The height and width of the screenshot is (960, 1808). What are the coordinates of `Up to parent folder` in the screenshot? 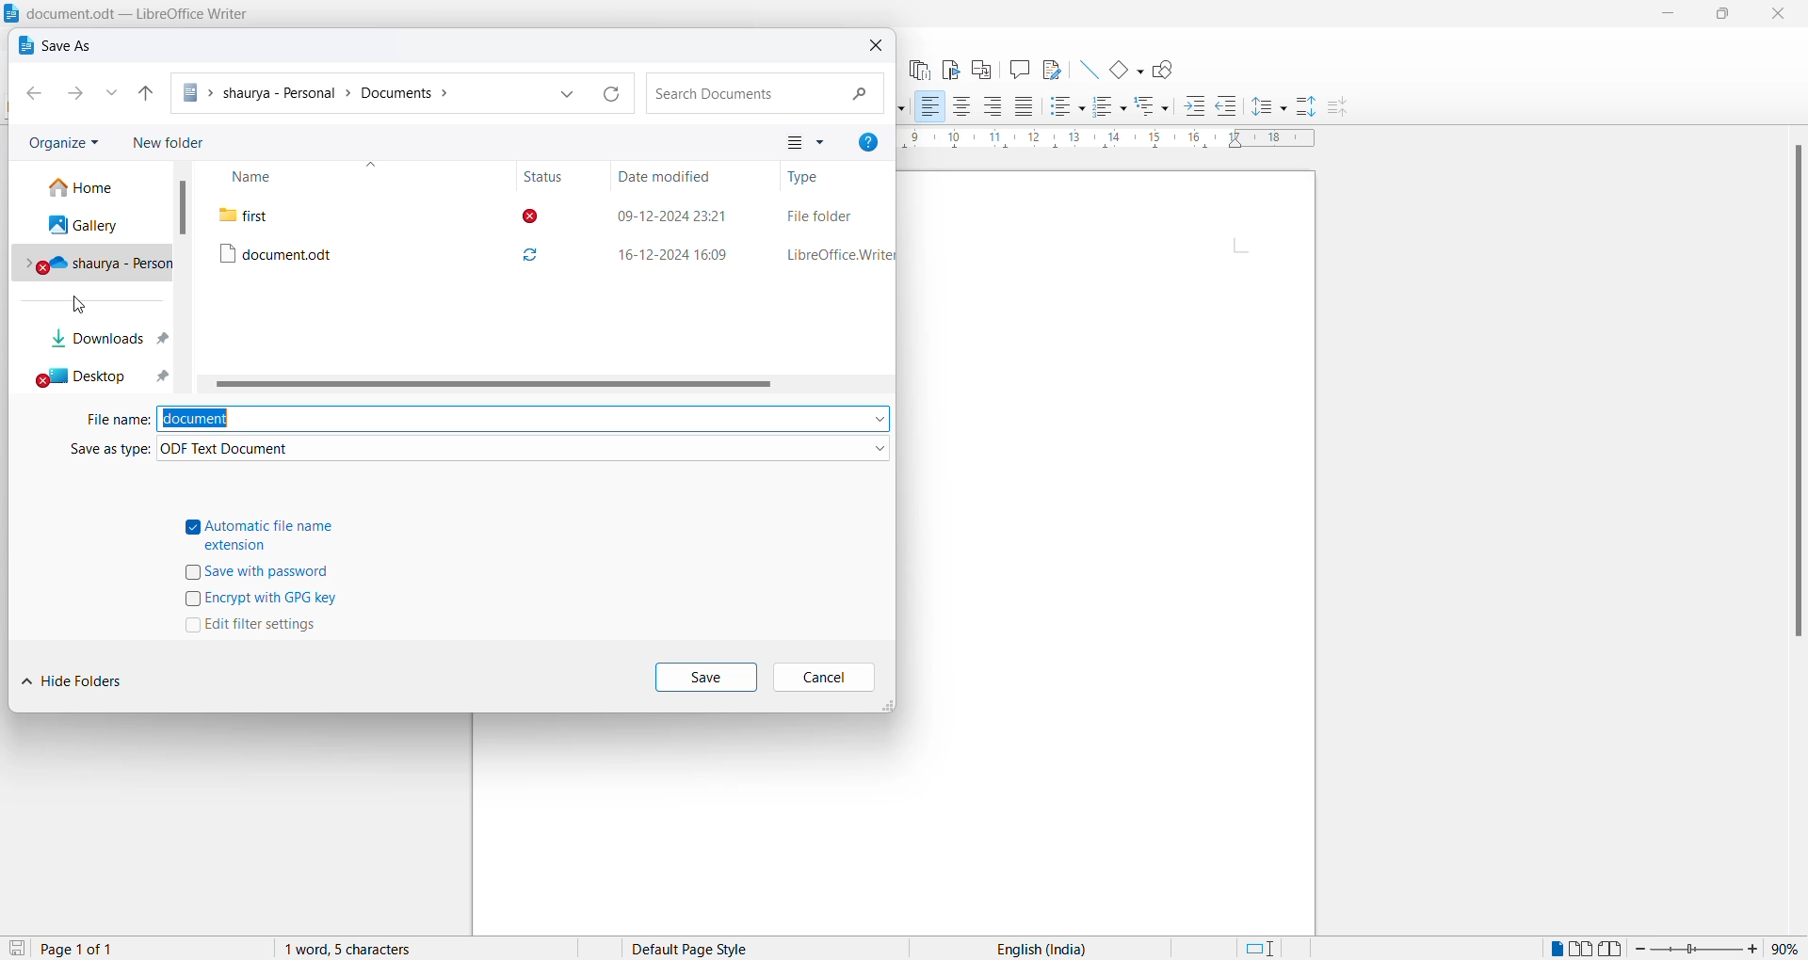 It's located at (144, 94).